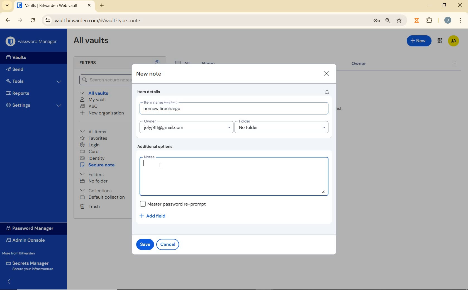  What do you see at coordinates (150, 92) in the screenshot?
I see `item details` at bounding box center [150, 92].